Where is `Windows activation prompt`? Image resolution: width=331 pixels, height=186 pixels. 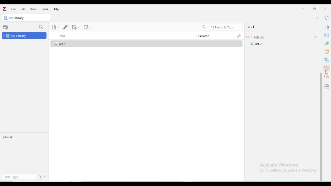 Windows activation prompt is located at coordinates (285, 167).